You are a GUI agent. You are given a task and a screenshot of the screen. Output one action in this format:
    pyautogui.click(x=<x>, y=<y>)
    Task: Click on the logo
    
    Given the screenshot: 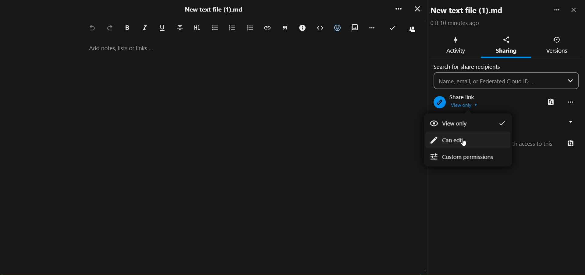 What is the action you would take?
    pyautogui.click(x=438, y=103)
    